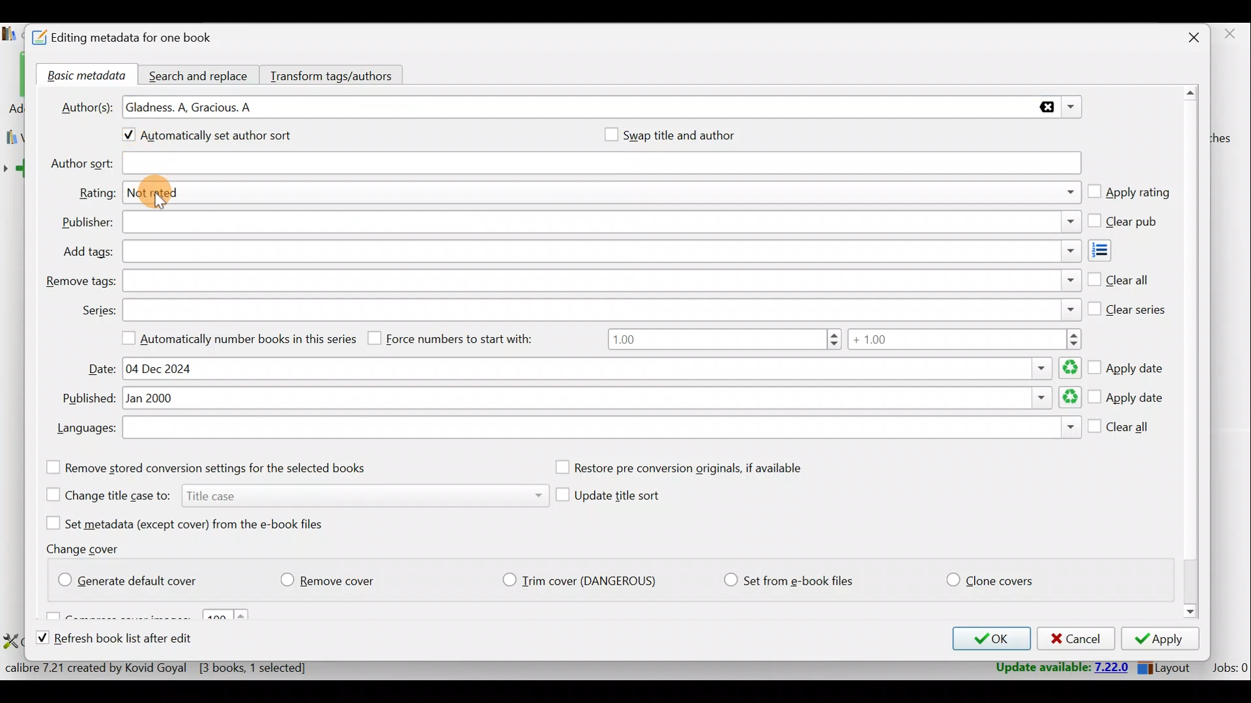  I want to click on Generate default cover, so click(134, 578).